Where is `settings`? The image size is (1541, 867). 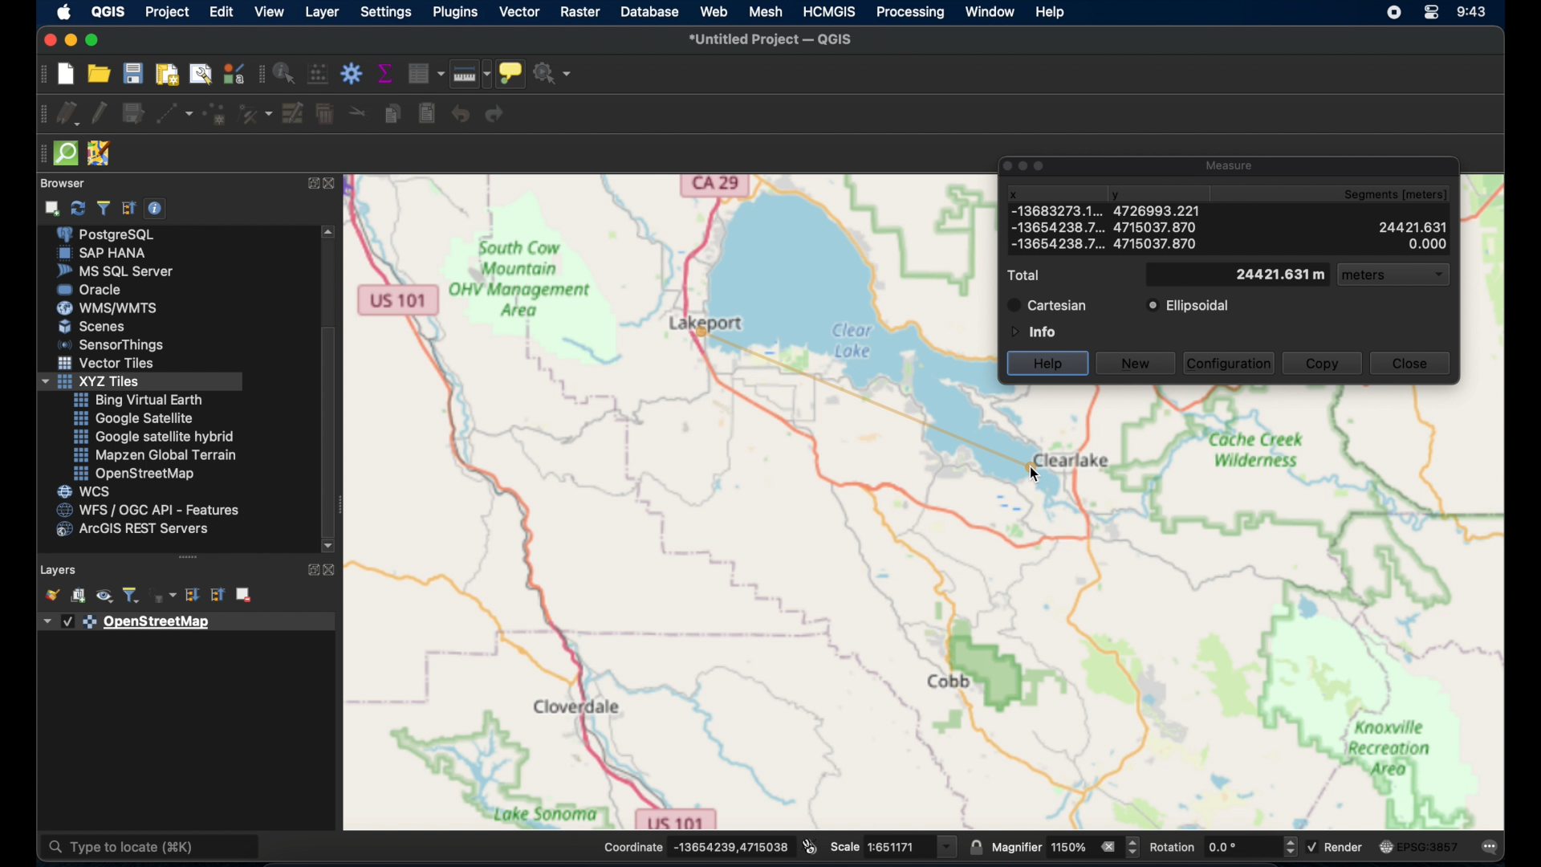
settings is located at coordinates (388, 11).